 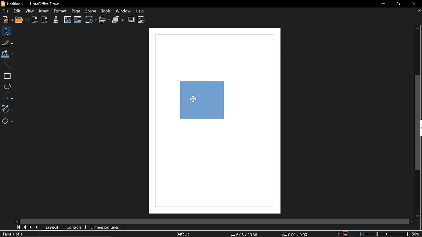 What do you see at coordinates (12, 234) in the screenshot?
I see `Current page` at bounding box center [12, 234].